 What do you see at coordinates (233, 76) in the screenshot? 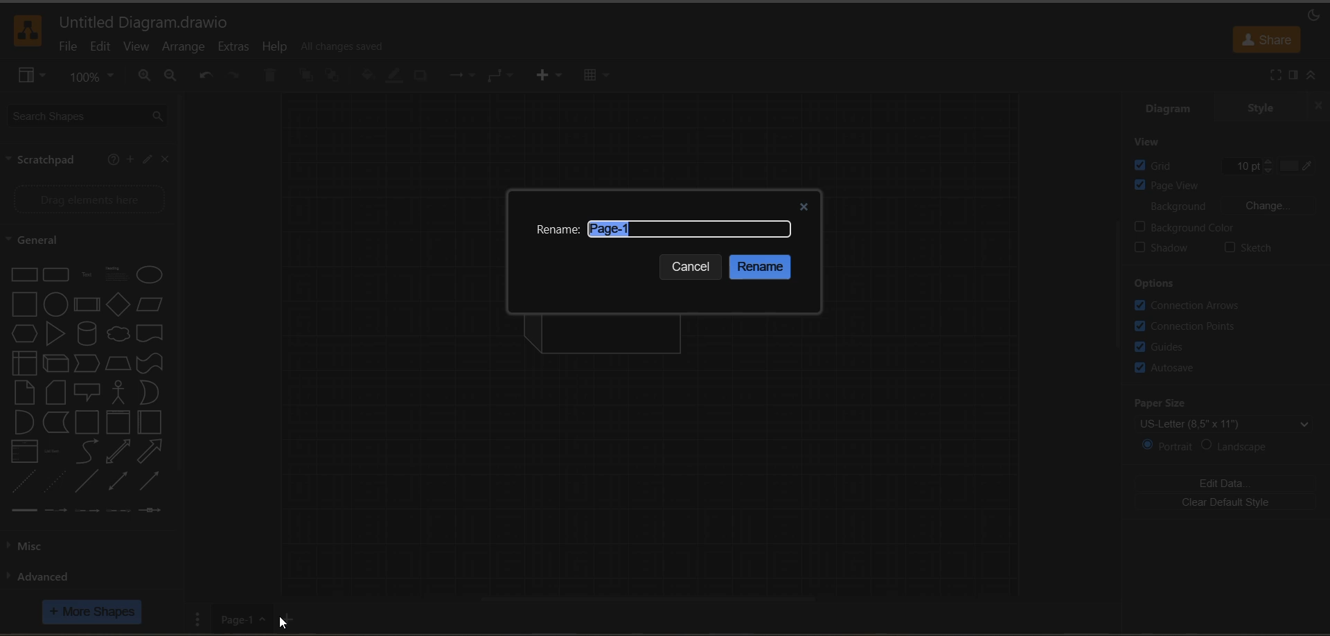
I see `redo` at bounding box center [233, 76].